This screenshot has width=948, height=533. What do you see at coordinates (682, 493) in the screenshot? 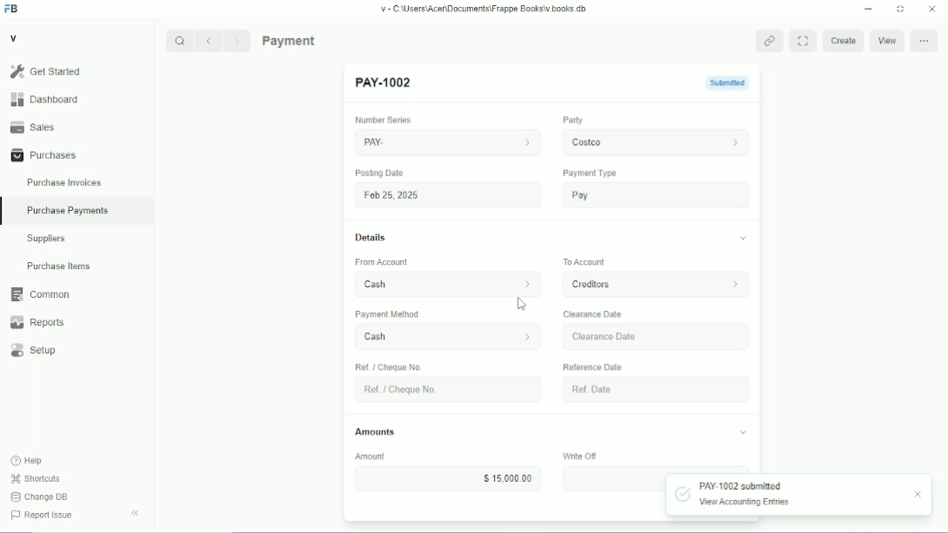
I see `tick mark` at bounding box center [682, 493].